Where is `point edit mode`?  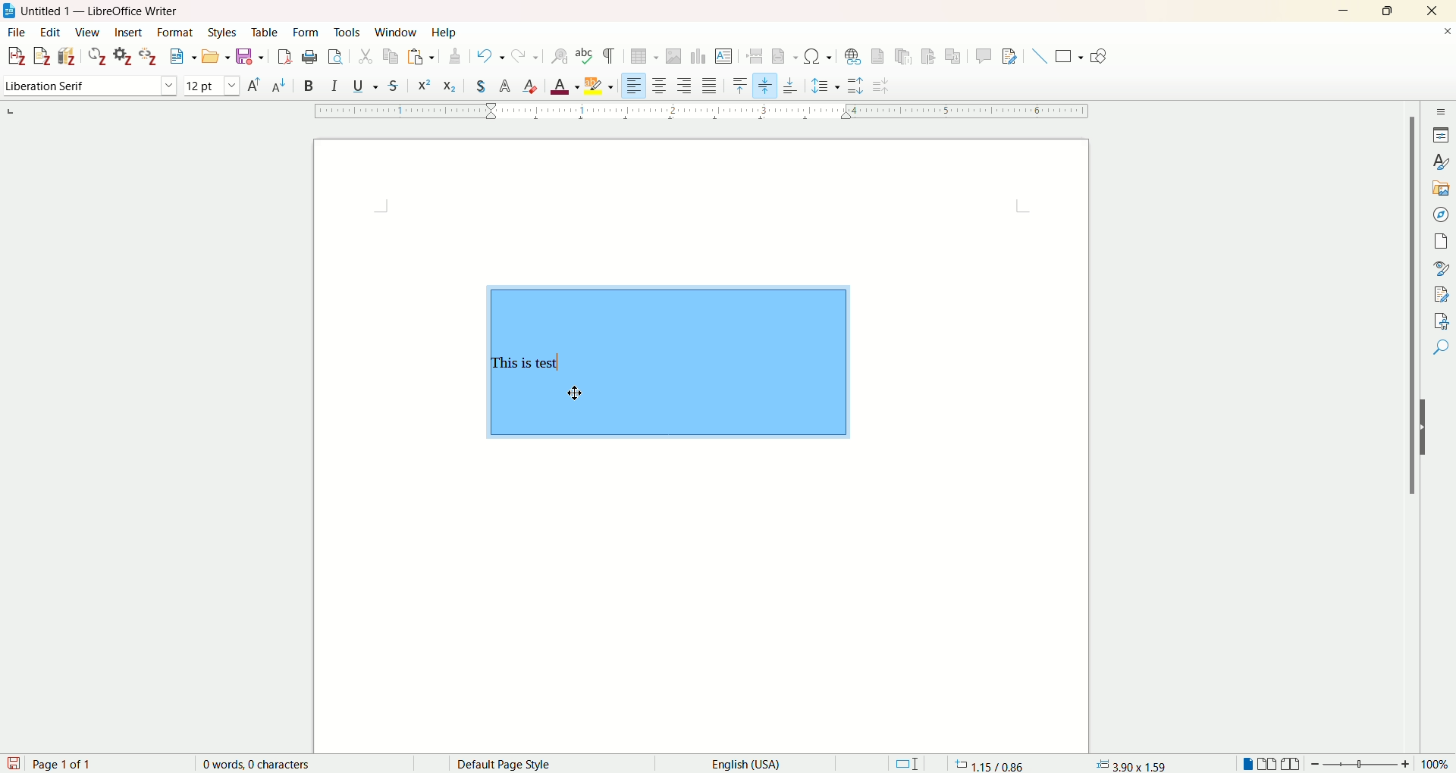
point edit mode is located at coordinates (918, 86).